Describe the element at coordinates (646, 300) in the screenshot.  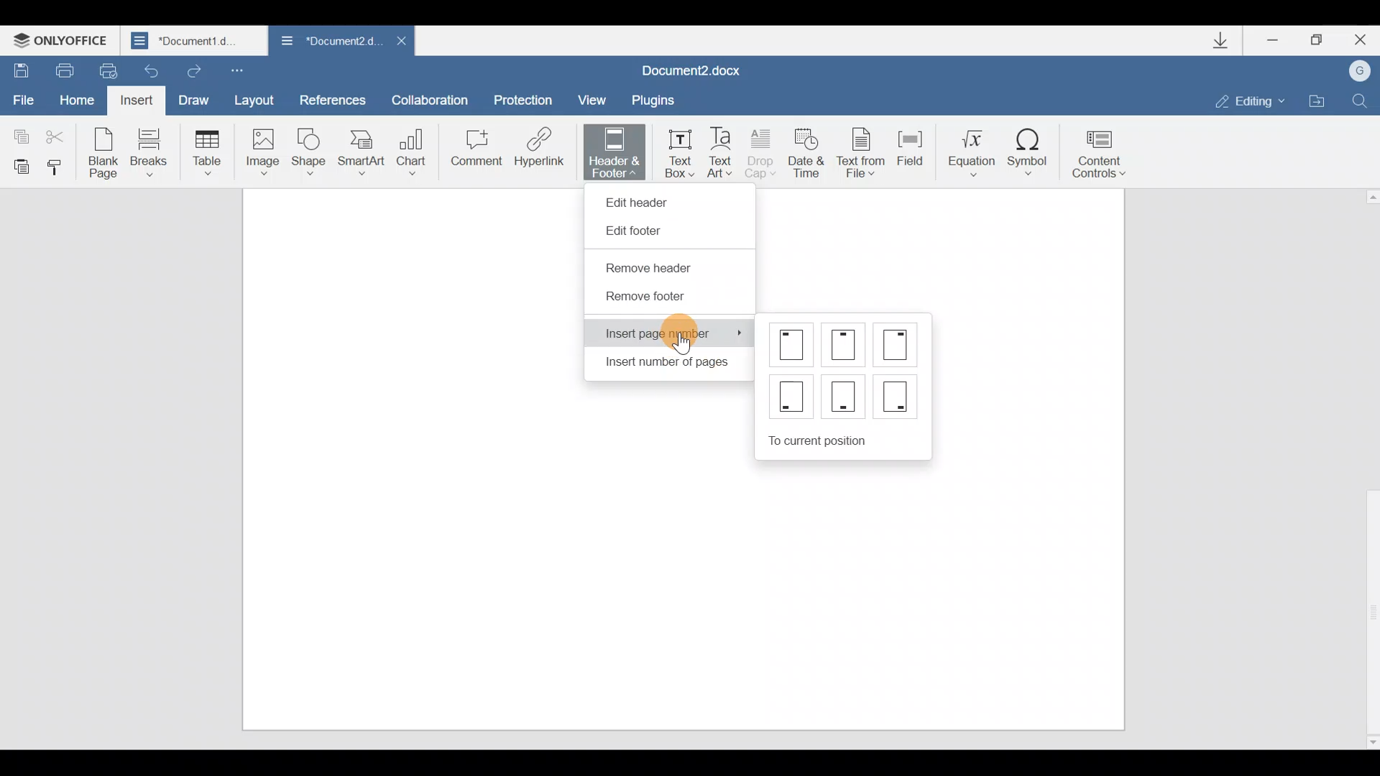
I see `Remove footer` at that location.